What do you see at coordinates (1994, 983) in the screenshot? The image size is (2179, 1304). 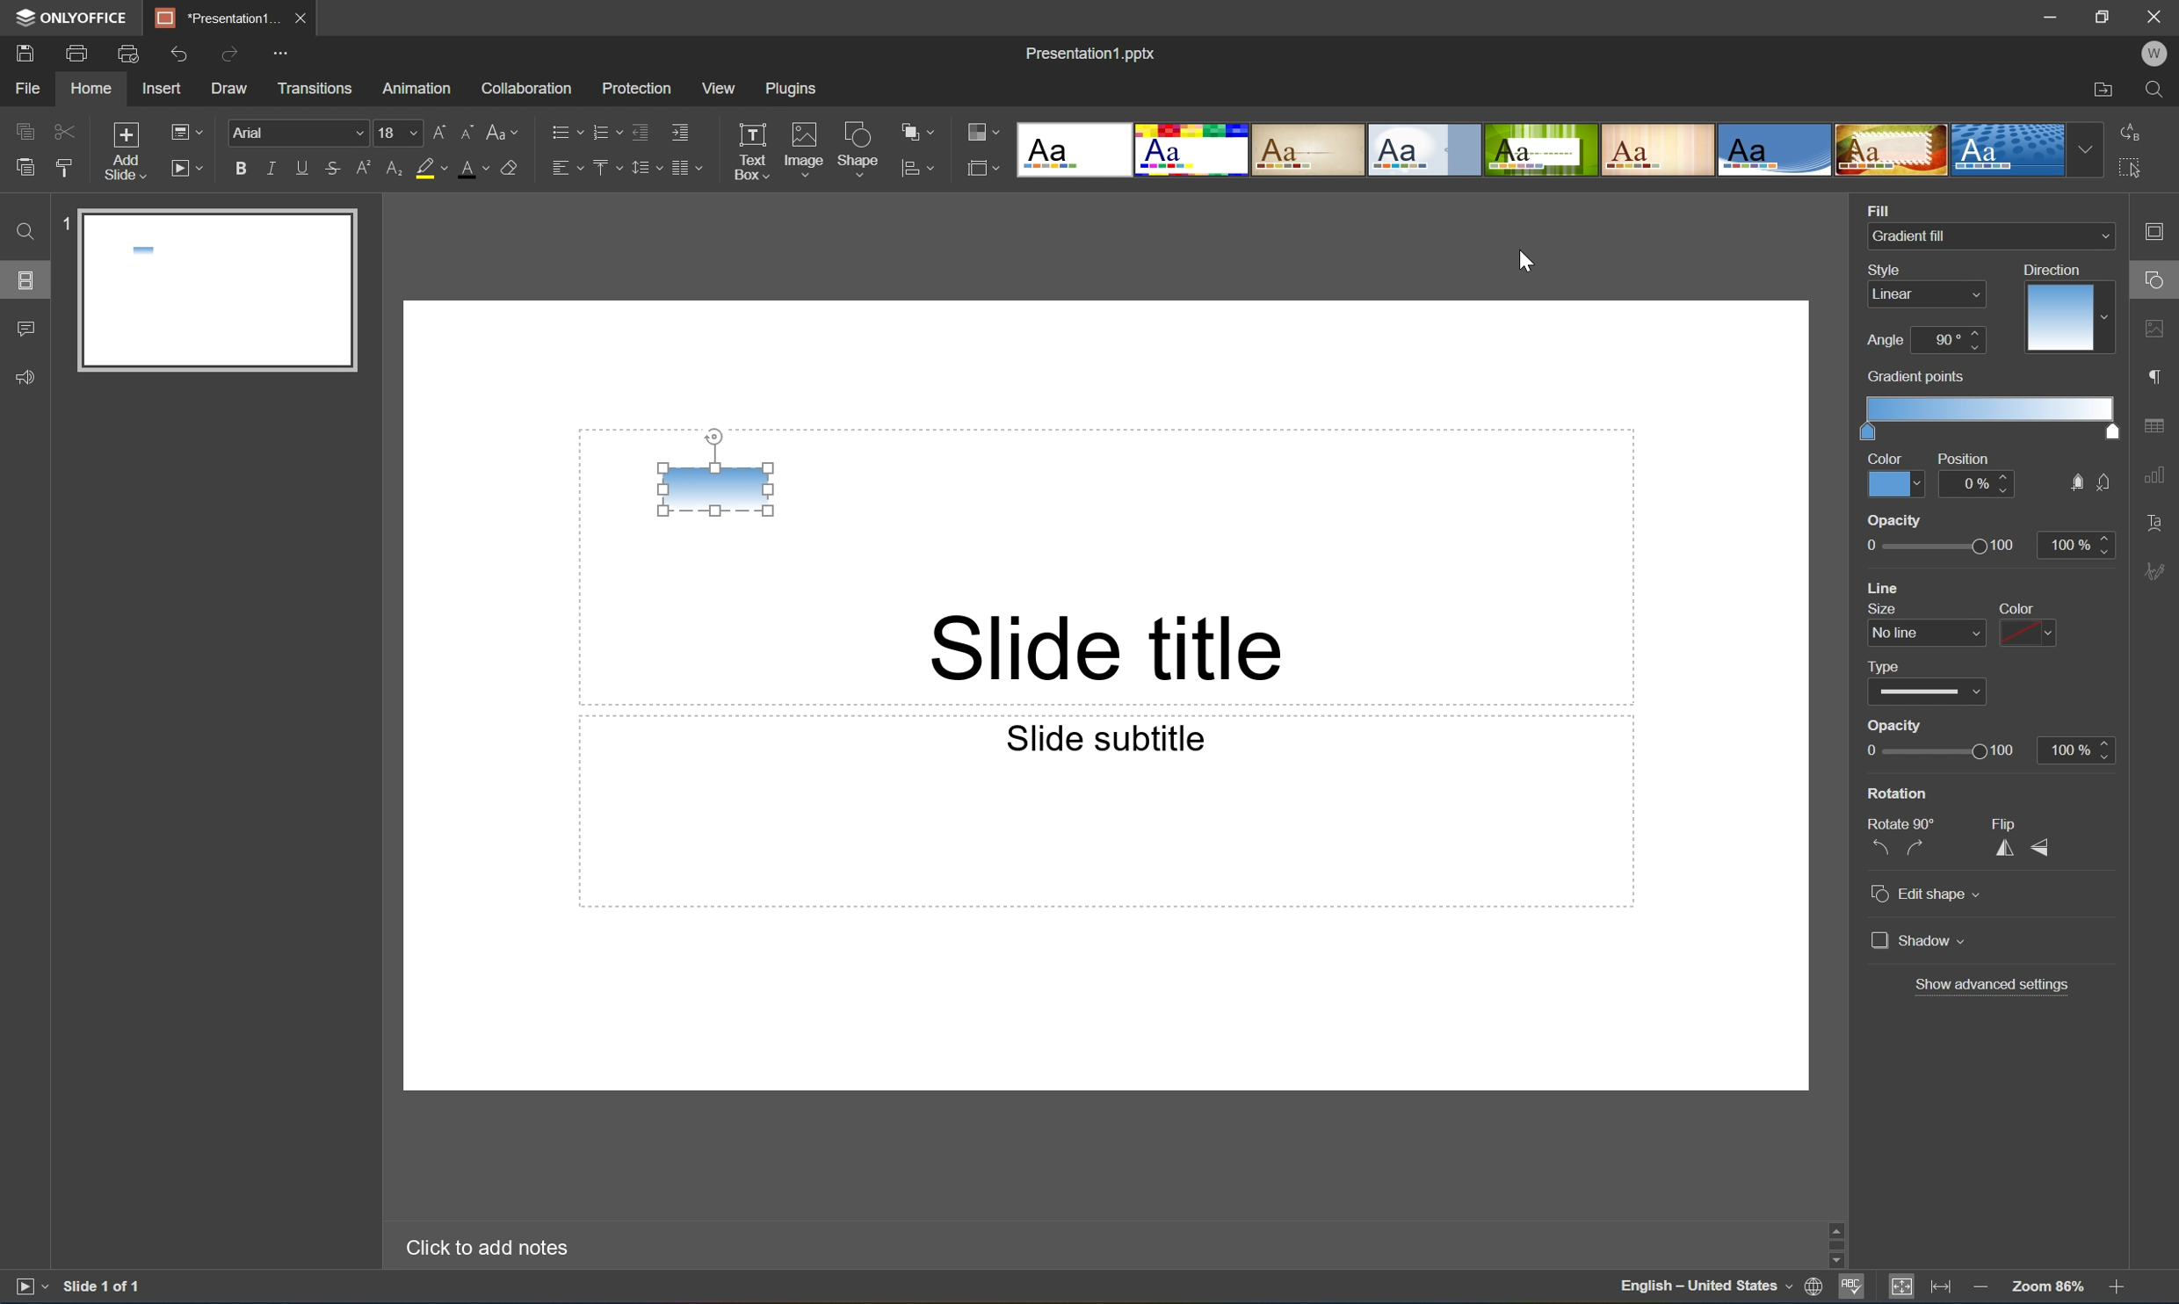 I see `Show advanced settings` at bounding box center [1994, 983].